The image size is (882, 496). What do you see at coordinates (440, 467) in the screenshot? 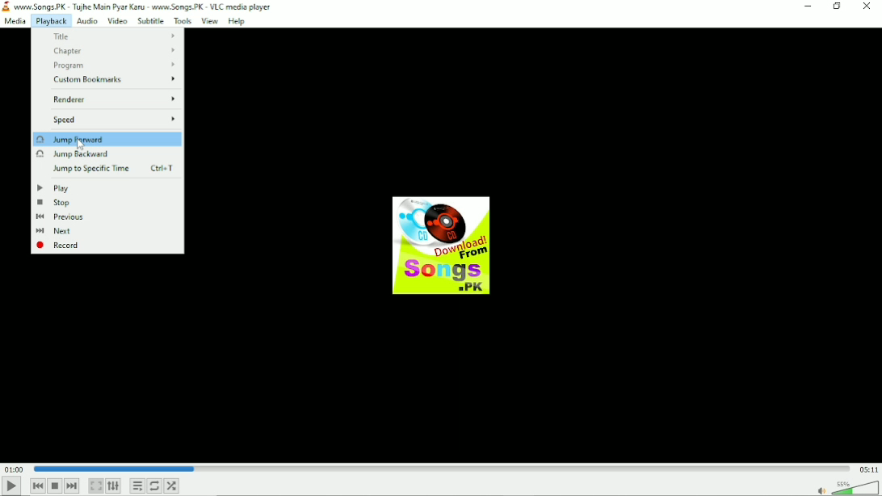
I see `Play duration` at bounding box center [440, 467].